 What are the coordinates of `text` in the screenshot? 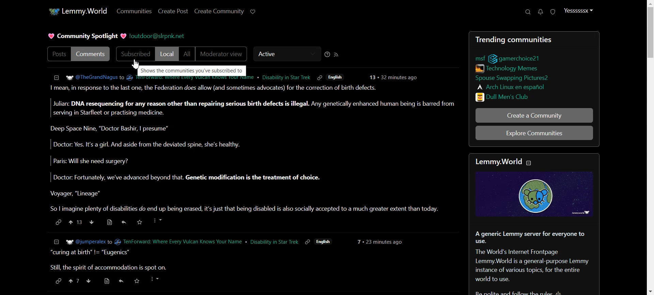 It's located at (191, 70).